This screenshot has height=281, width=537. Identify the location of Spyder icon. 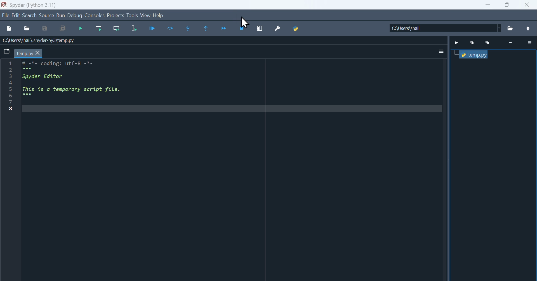
(4, 5).